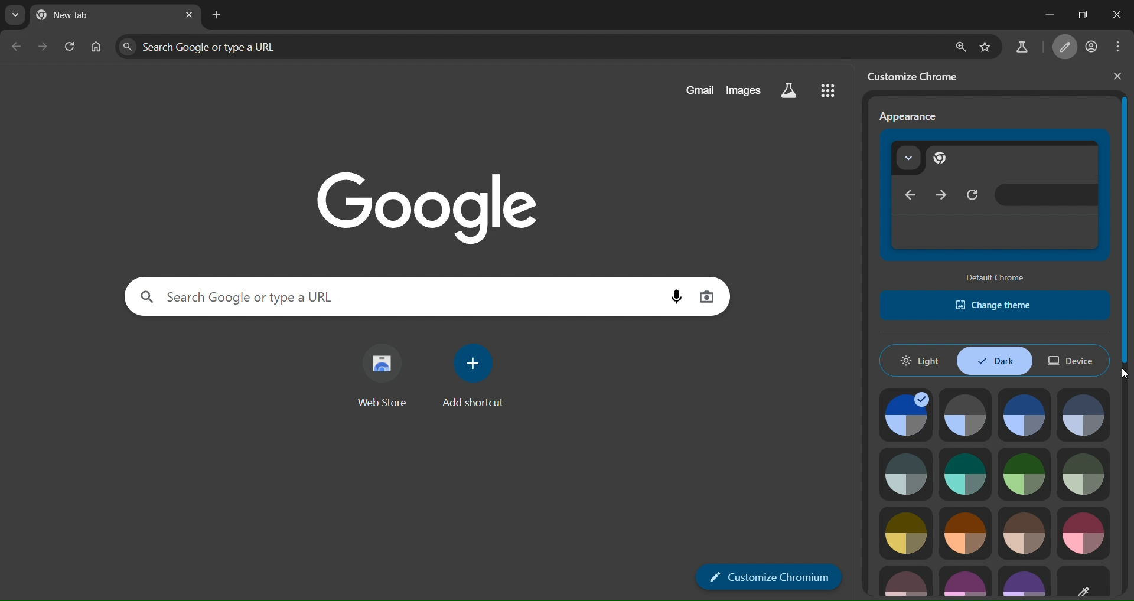 This screenshot has height=601, width=1134. Describe the element at coordinates (965, 580) in the screenshot. I see `theme` at that location.